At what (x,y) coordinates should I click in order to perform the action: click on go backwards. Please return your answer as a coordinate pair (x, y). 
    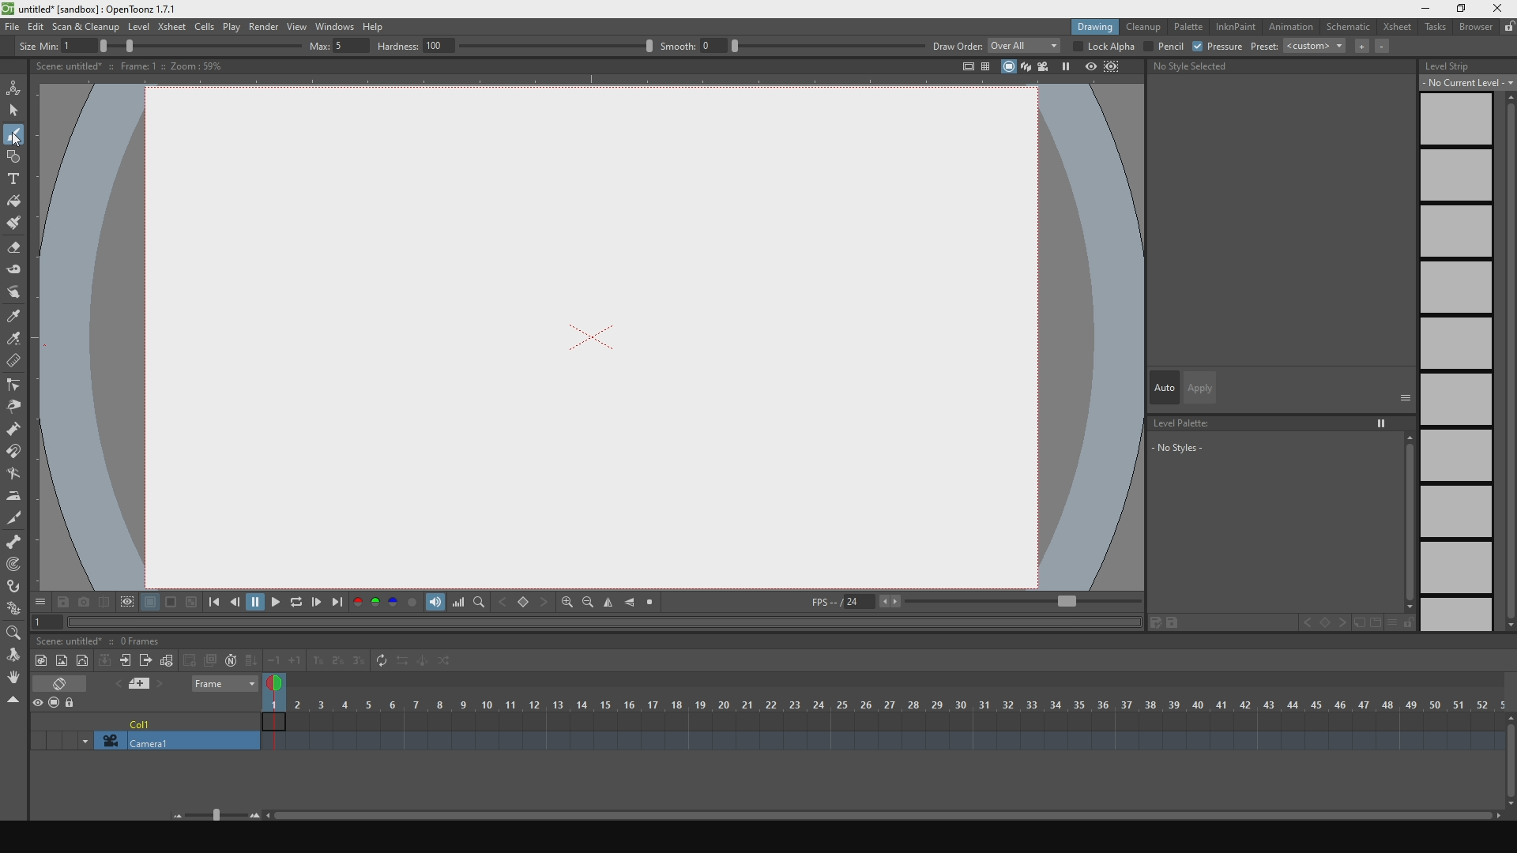
    Looking at the image, I should click on (233, 603).